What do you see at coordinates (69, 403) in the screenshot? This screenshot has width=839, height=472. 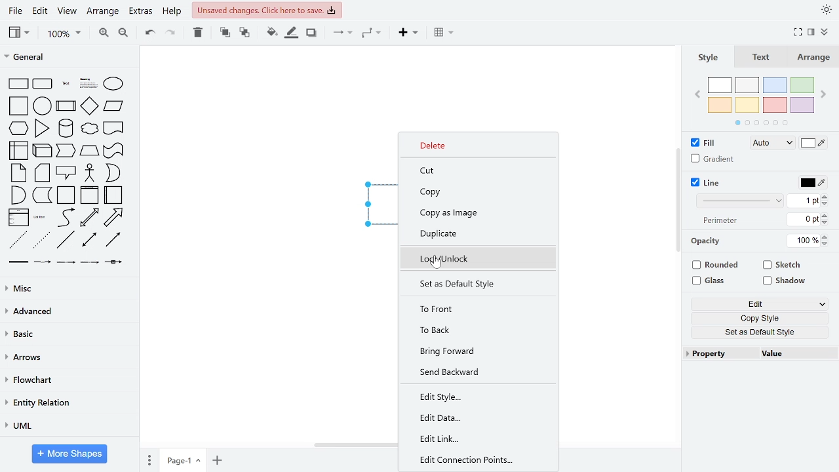 I see `entity relation` at bounding box center [69, 403].